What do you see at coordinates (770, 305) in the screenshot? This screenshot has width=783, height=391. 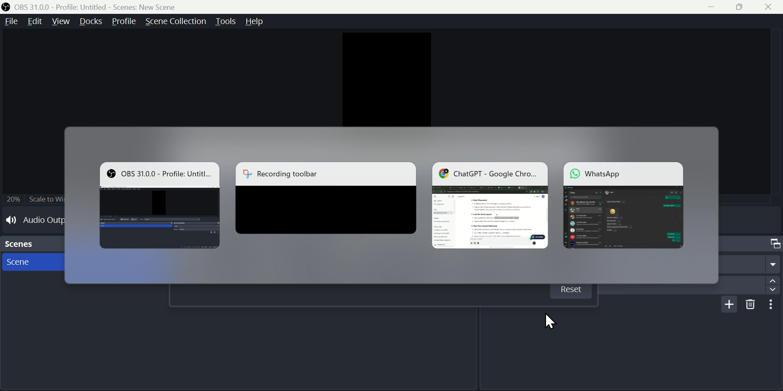 I see `more options` at bounding box center [770, 305].